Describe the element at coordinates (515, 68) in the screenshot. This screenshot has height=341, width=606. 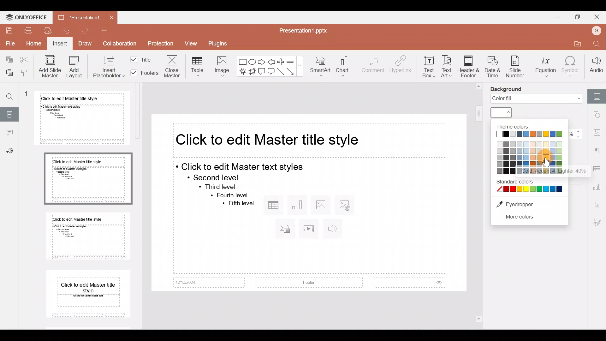
I see `Slide number` at that location.